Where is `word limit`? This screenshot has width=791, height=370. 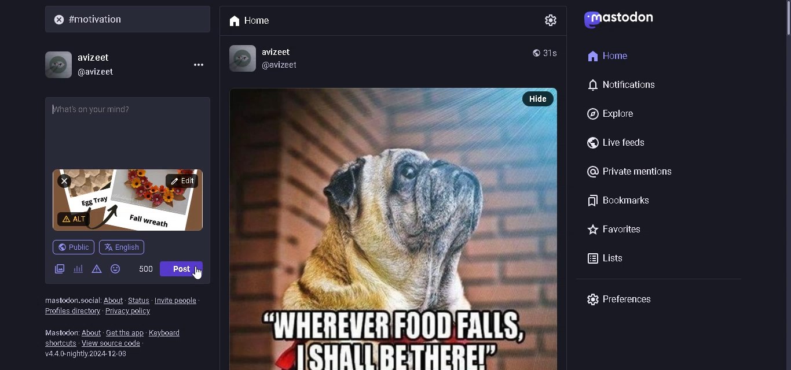
word limit is located at coordinates (146, 269).